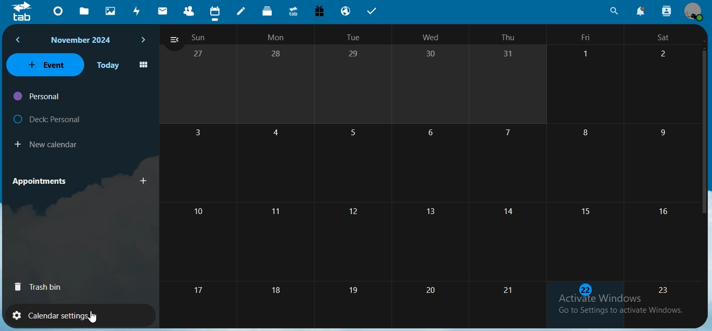 Image resolution: width=712 pixels, height=331 pixels. I want to click on grid view, so click(143, 65).